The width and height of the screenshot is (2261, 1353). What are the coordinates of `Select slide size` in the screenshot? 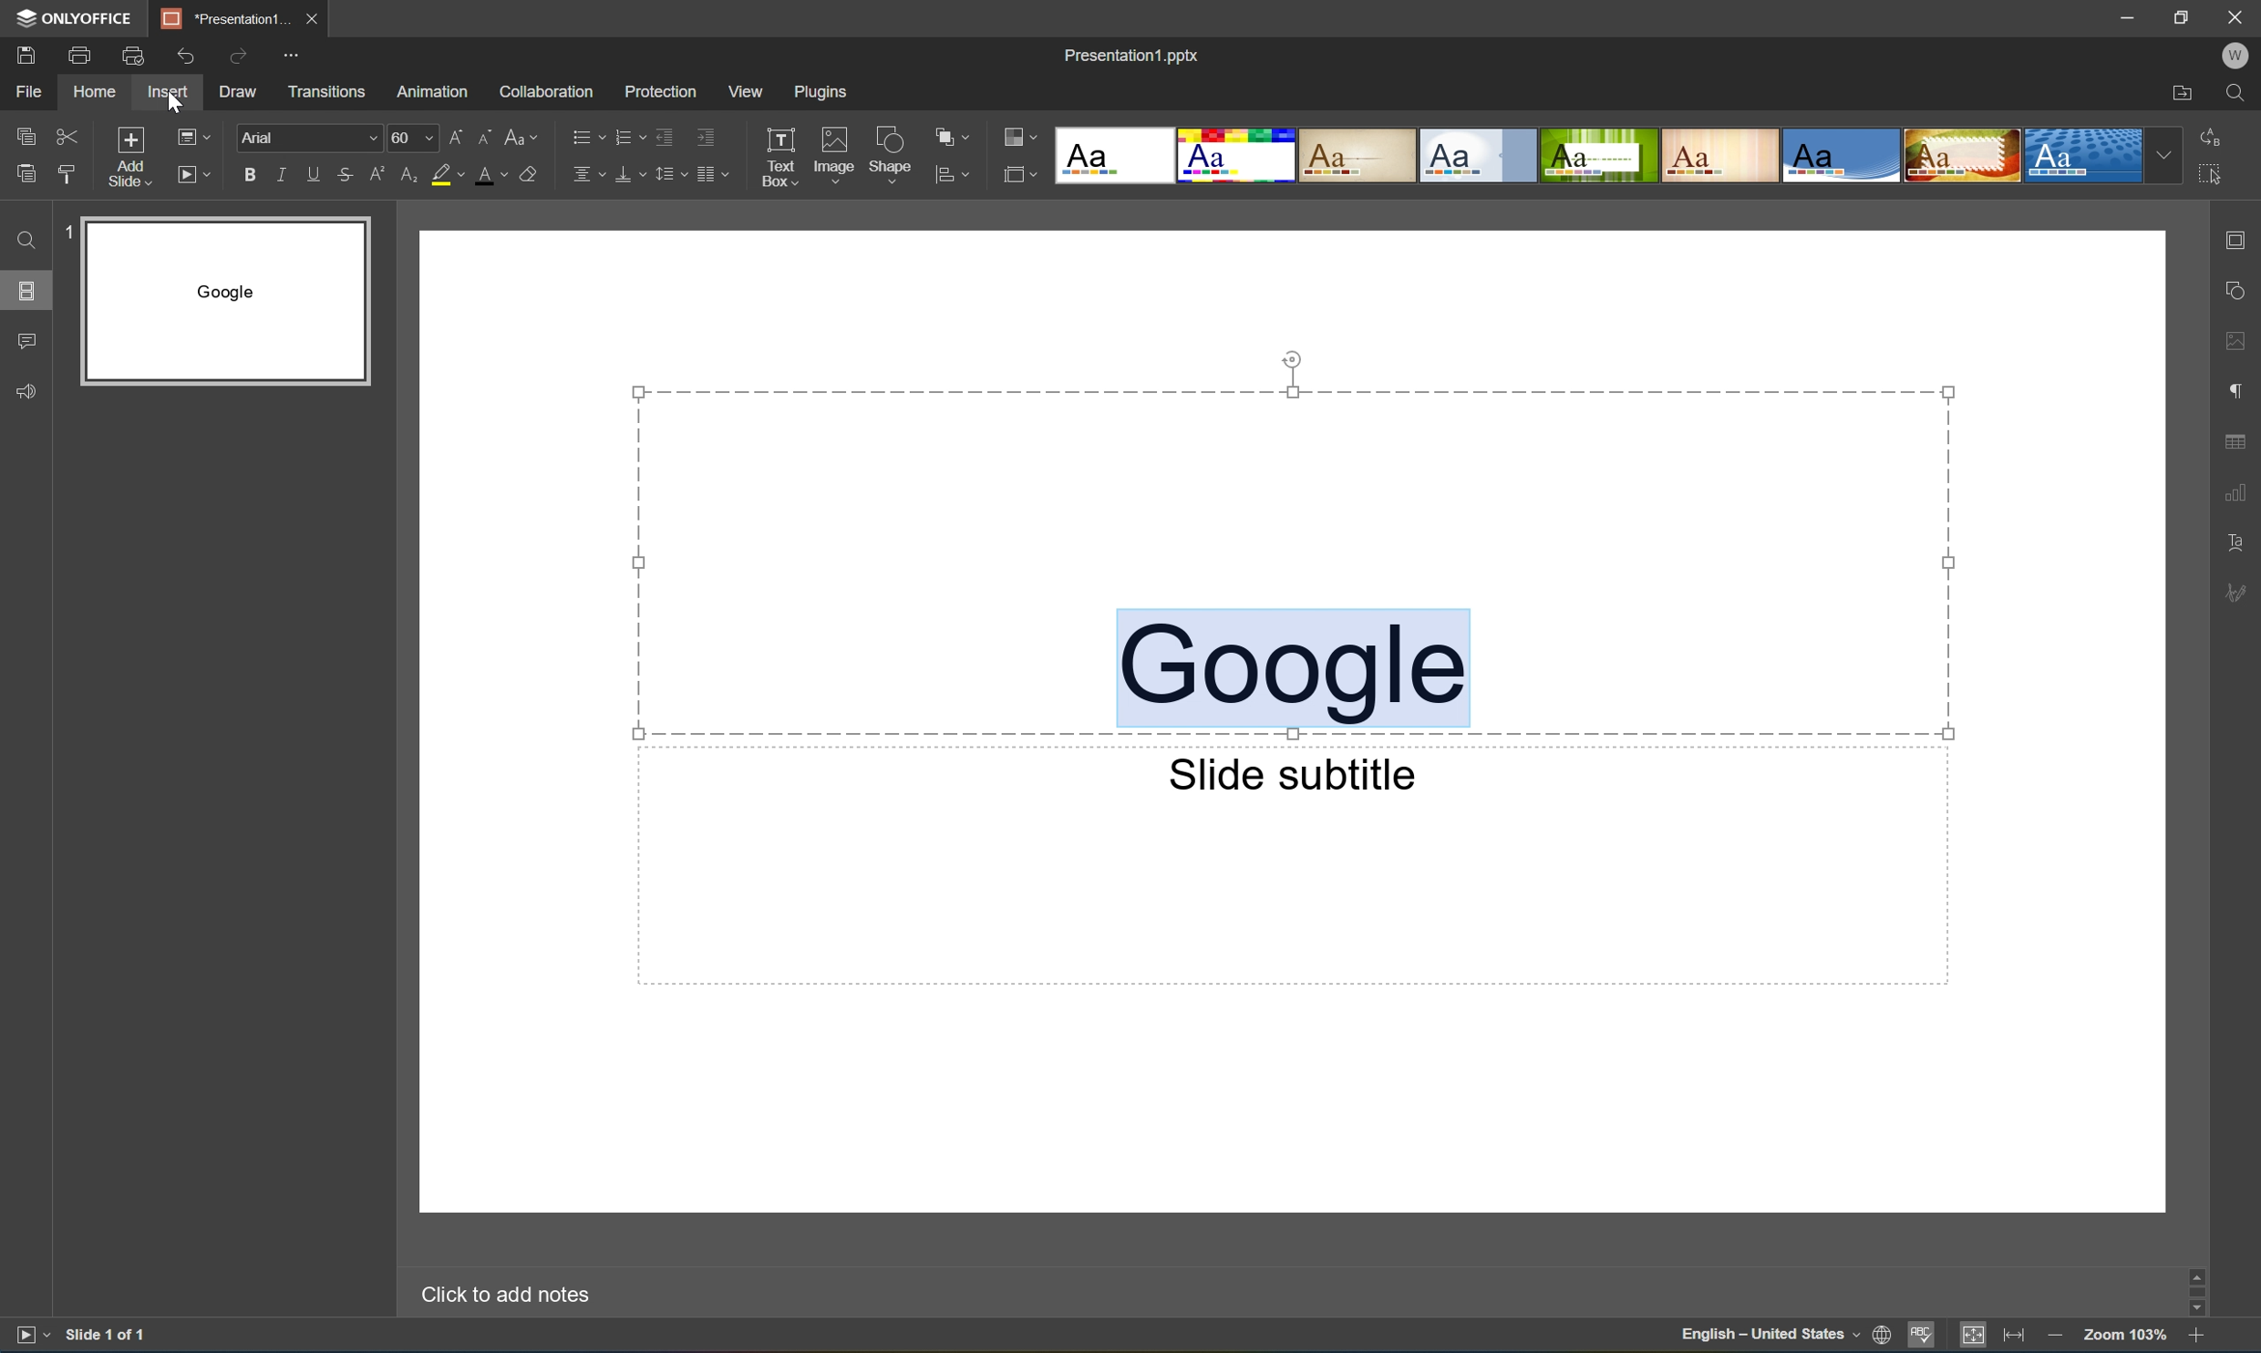 It's located at (1019, 181).